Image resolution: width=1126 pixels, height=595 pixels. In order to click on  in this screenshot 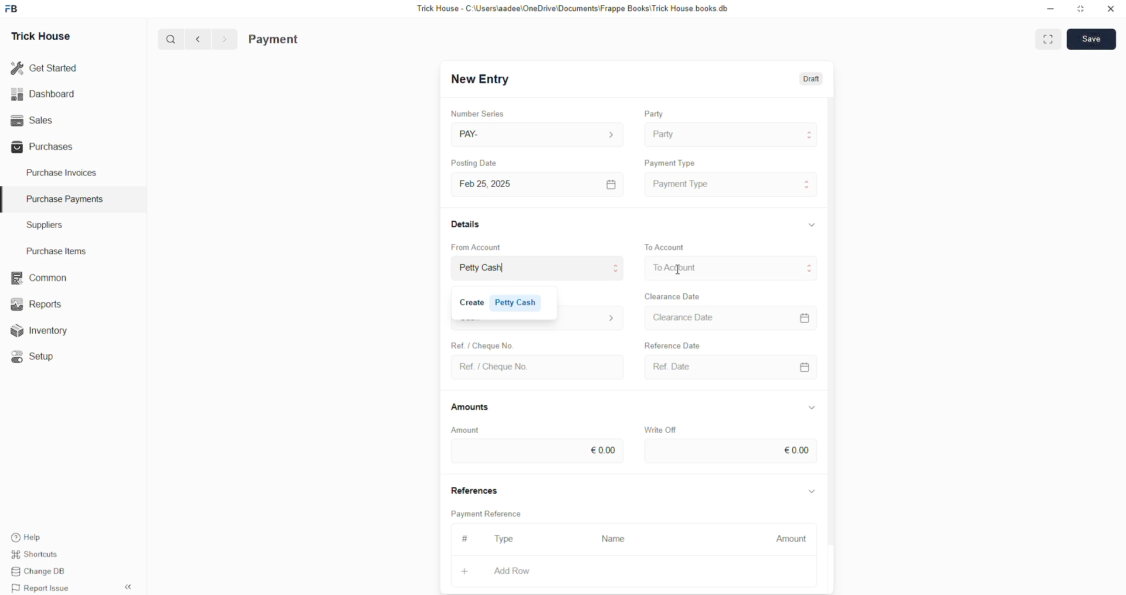, I will do `click(812, 407)`.